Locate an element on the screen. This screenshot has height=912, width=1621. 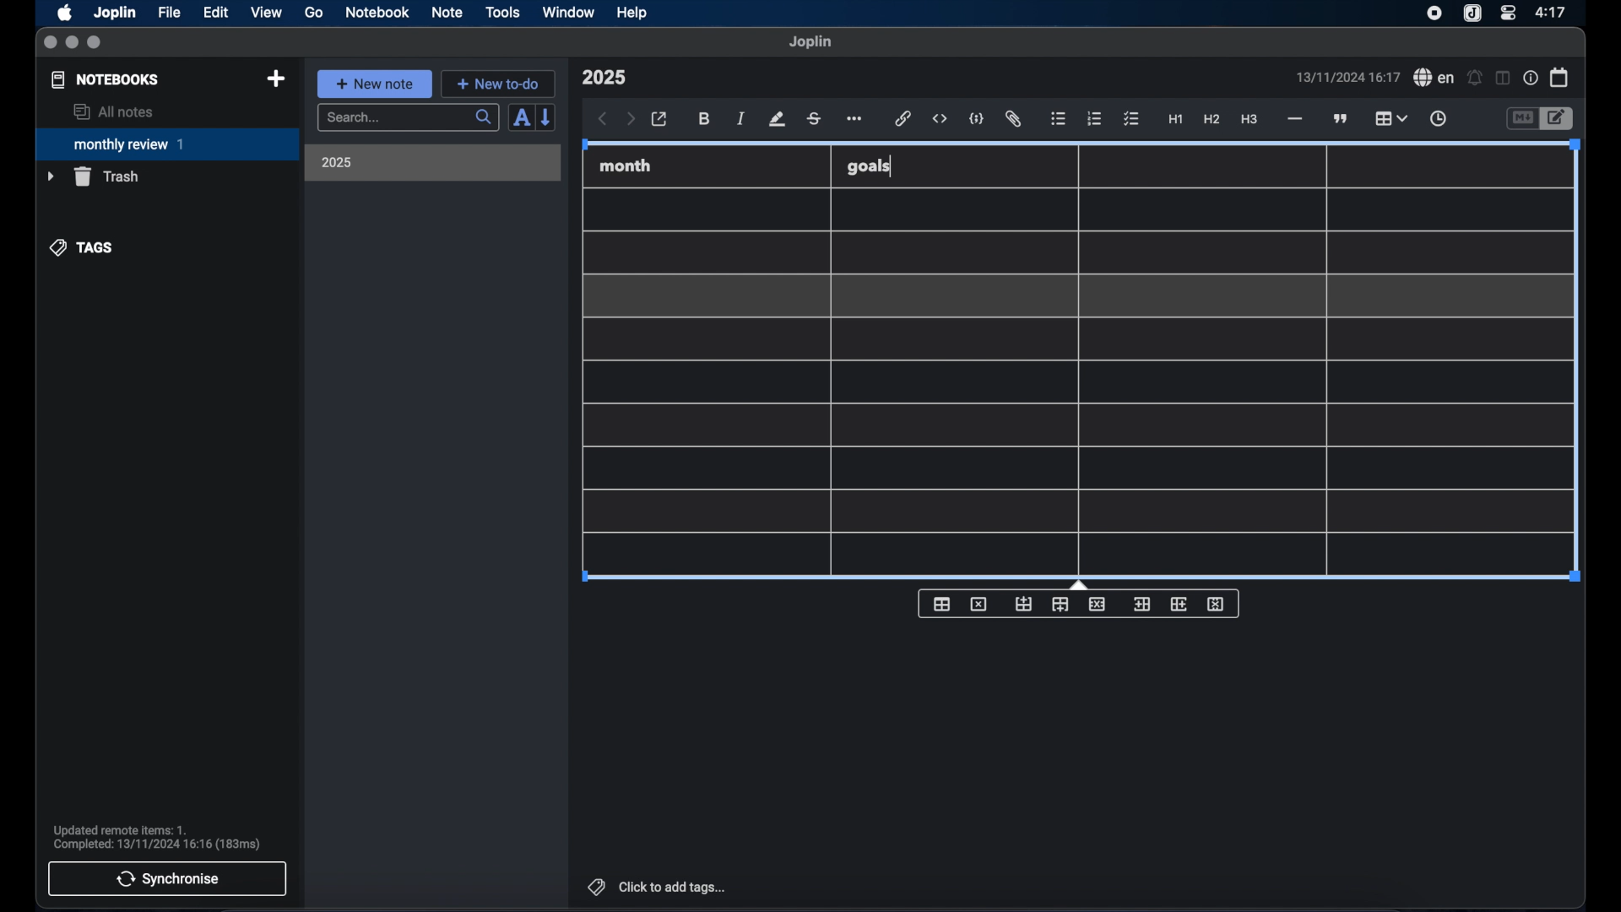
search bar is located at coordinates (408, 119).